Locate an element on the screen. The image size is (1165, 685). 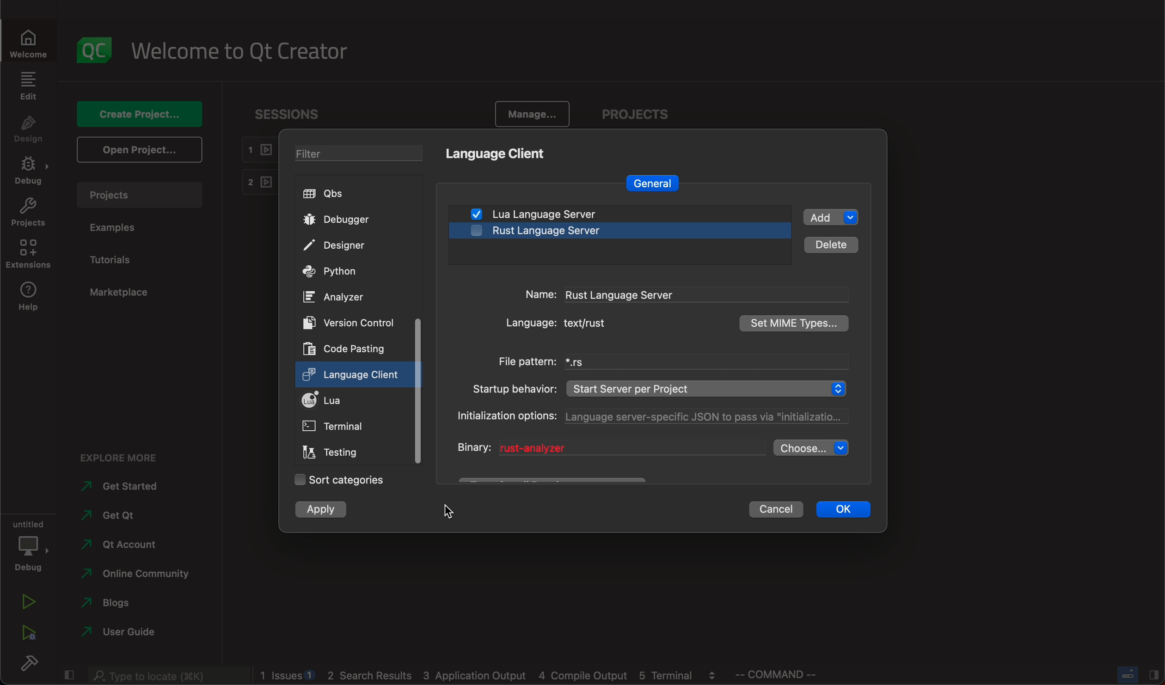
logs is located at coordinates (491, 676).